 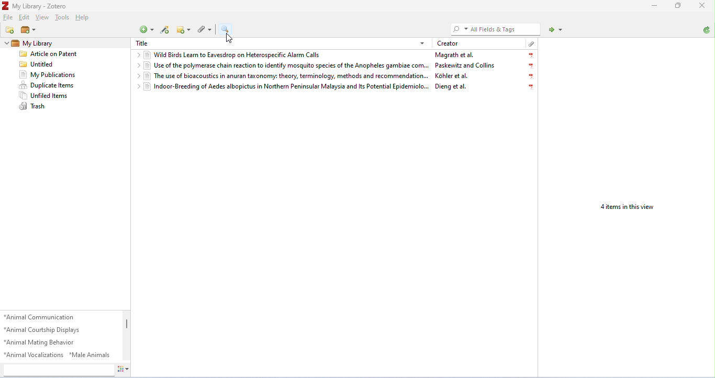 I want to click on search tags, so click(x=58, y=369).